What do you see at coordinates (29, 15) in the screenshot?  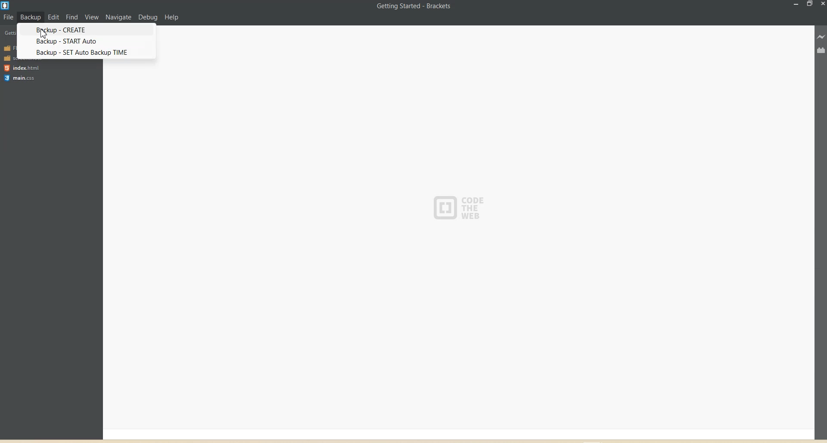 I see `Backup` at bounding box center [29, 15].